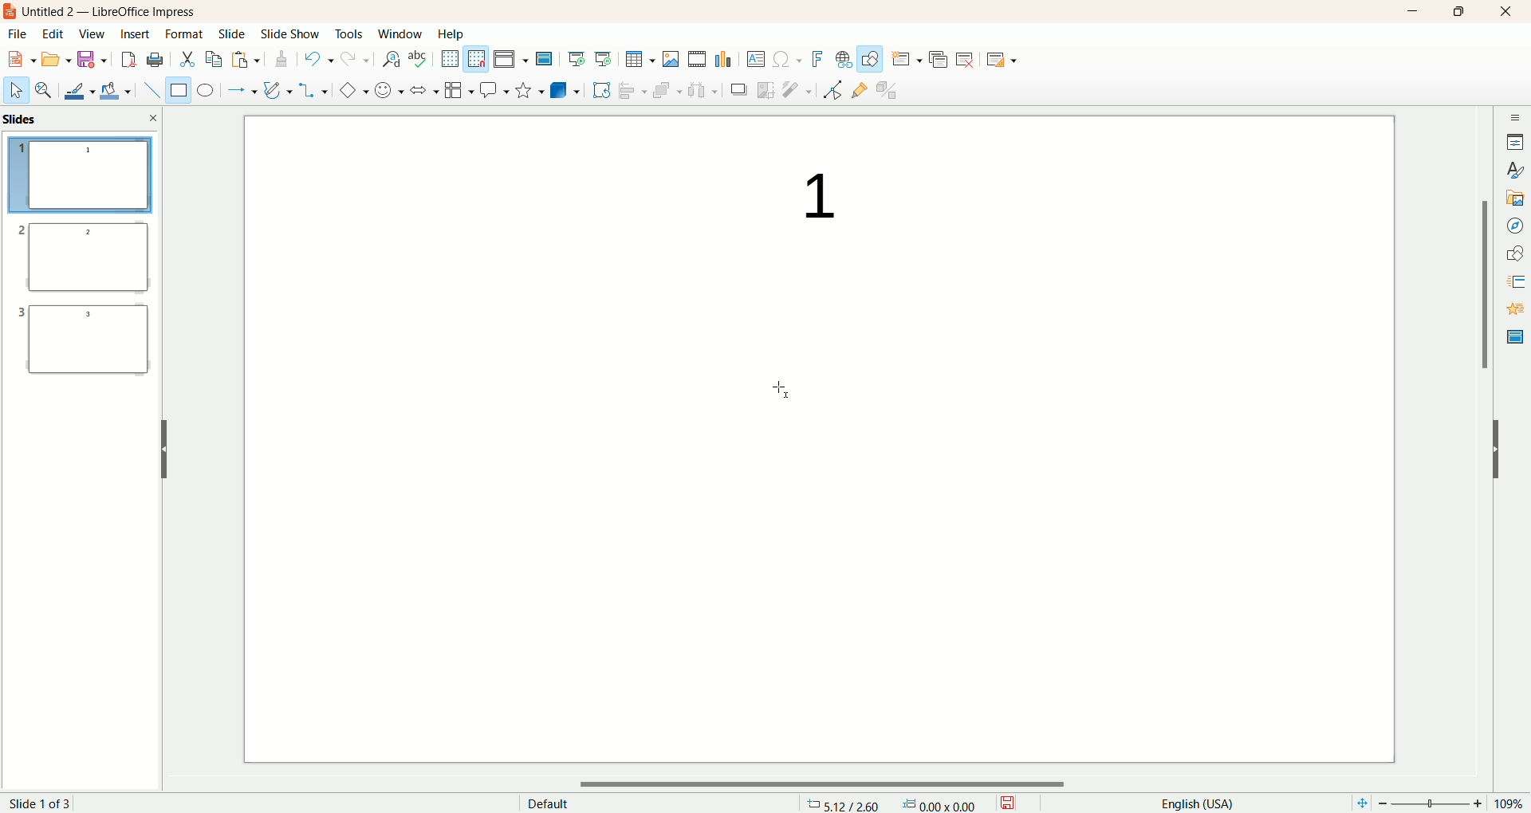  I want to click on fill color, so click(114, 90).